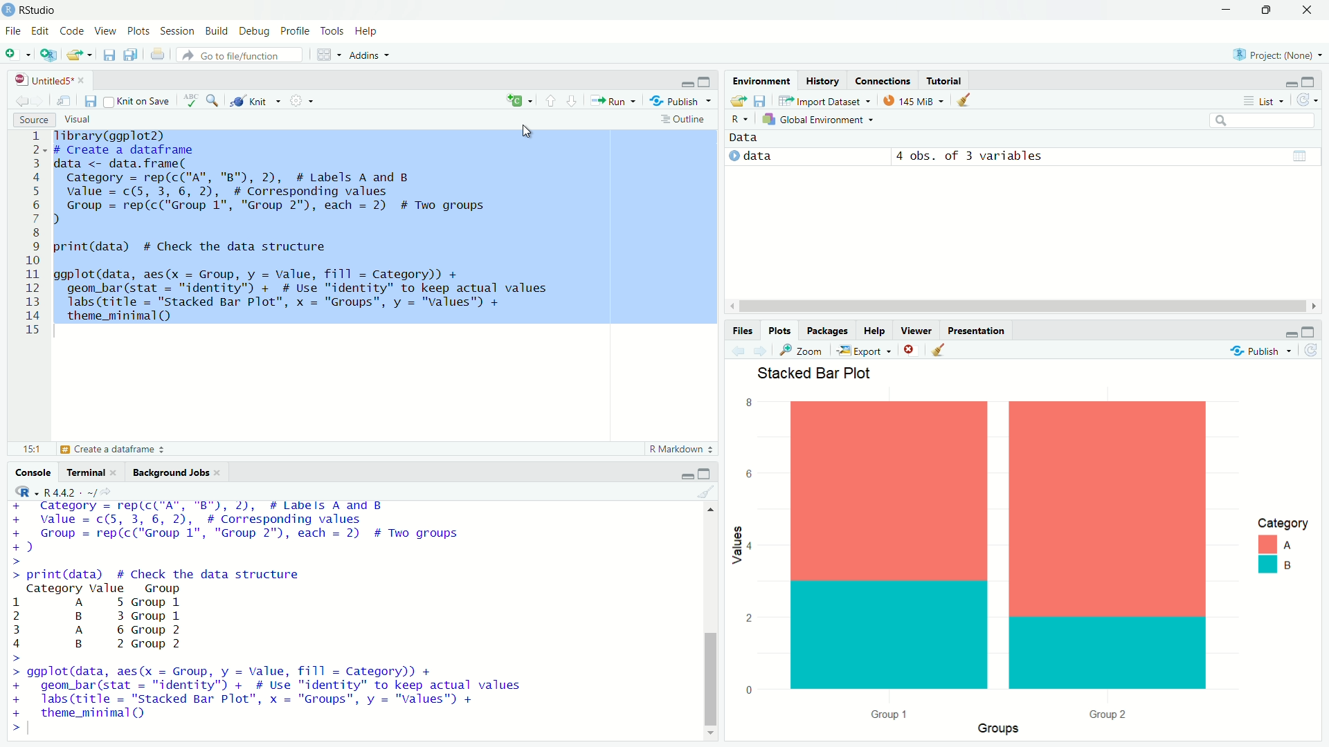  I want to click on R Markdown 2, so click(679, 450).